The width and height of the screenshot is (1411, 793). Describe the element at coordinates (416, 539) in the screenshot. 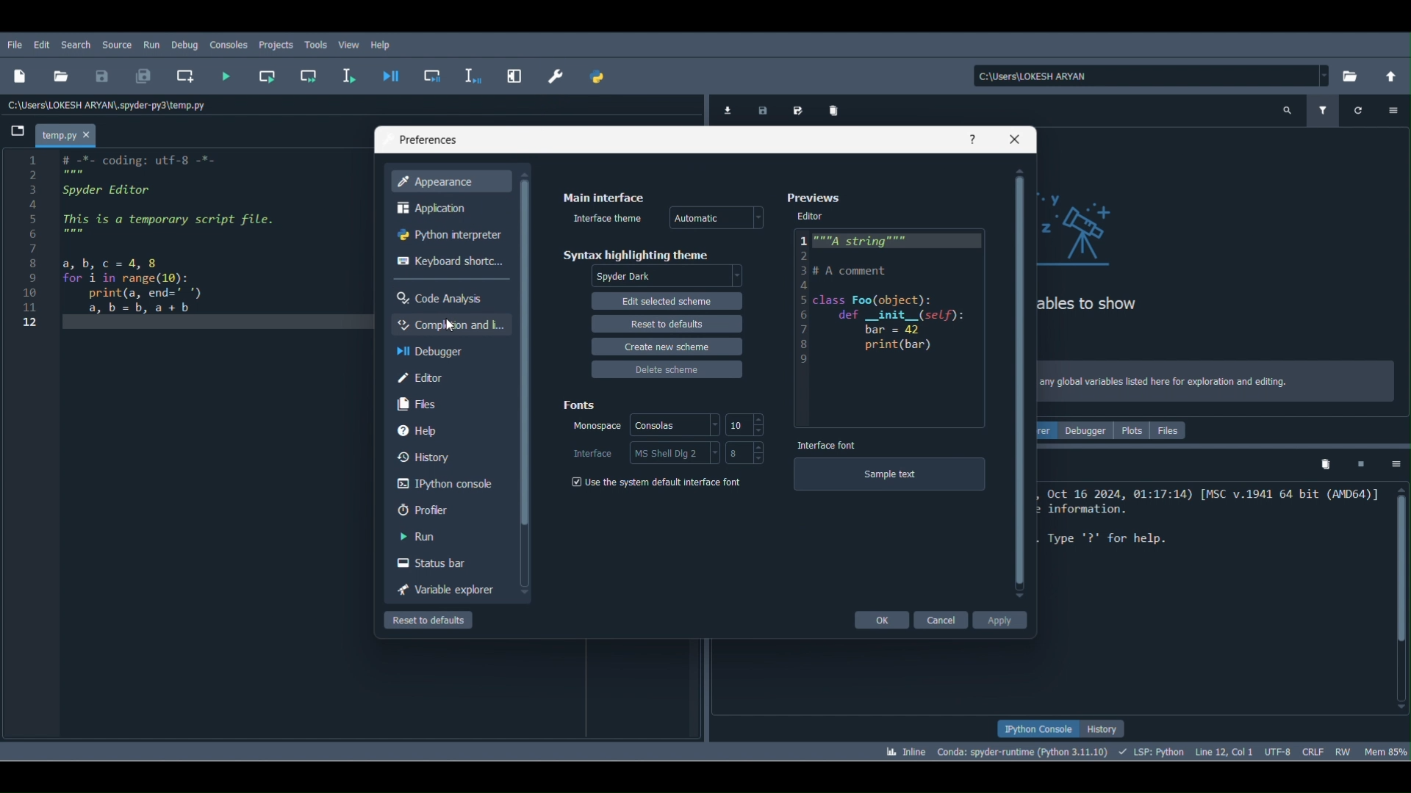

I see `Run` at that location.